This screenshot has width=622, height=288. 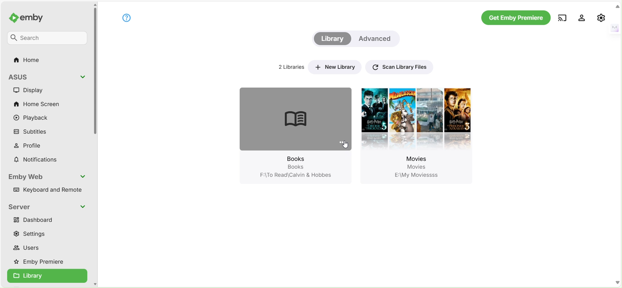 I want to click on Search Bar, so click(x=48, y=39).